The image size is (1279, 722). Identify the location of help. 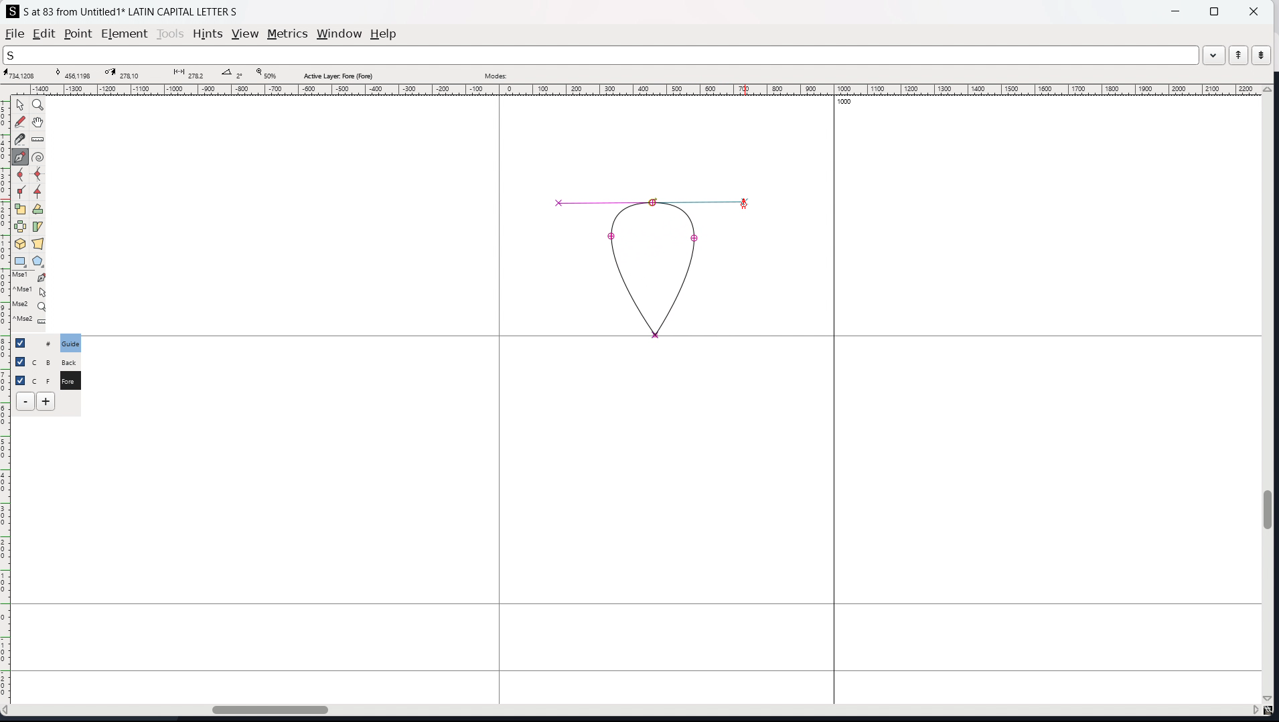
(384, 34).